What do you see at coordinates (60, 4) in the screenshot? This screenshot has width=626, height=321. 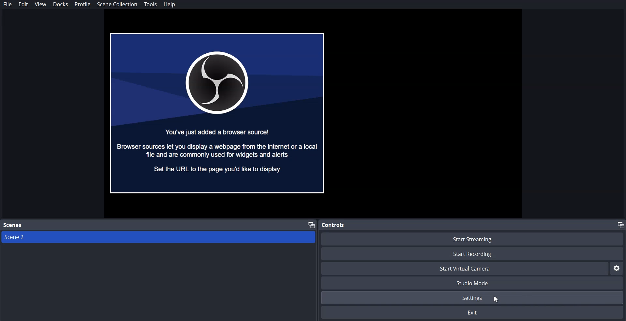 I see `Docks` at bounding box center [60, 4].